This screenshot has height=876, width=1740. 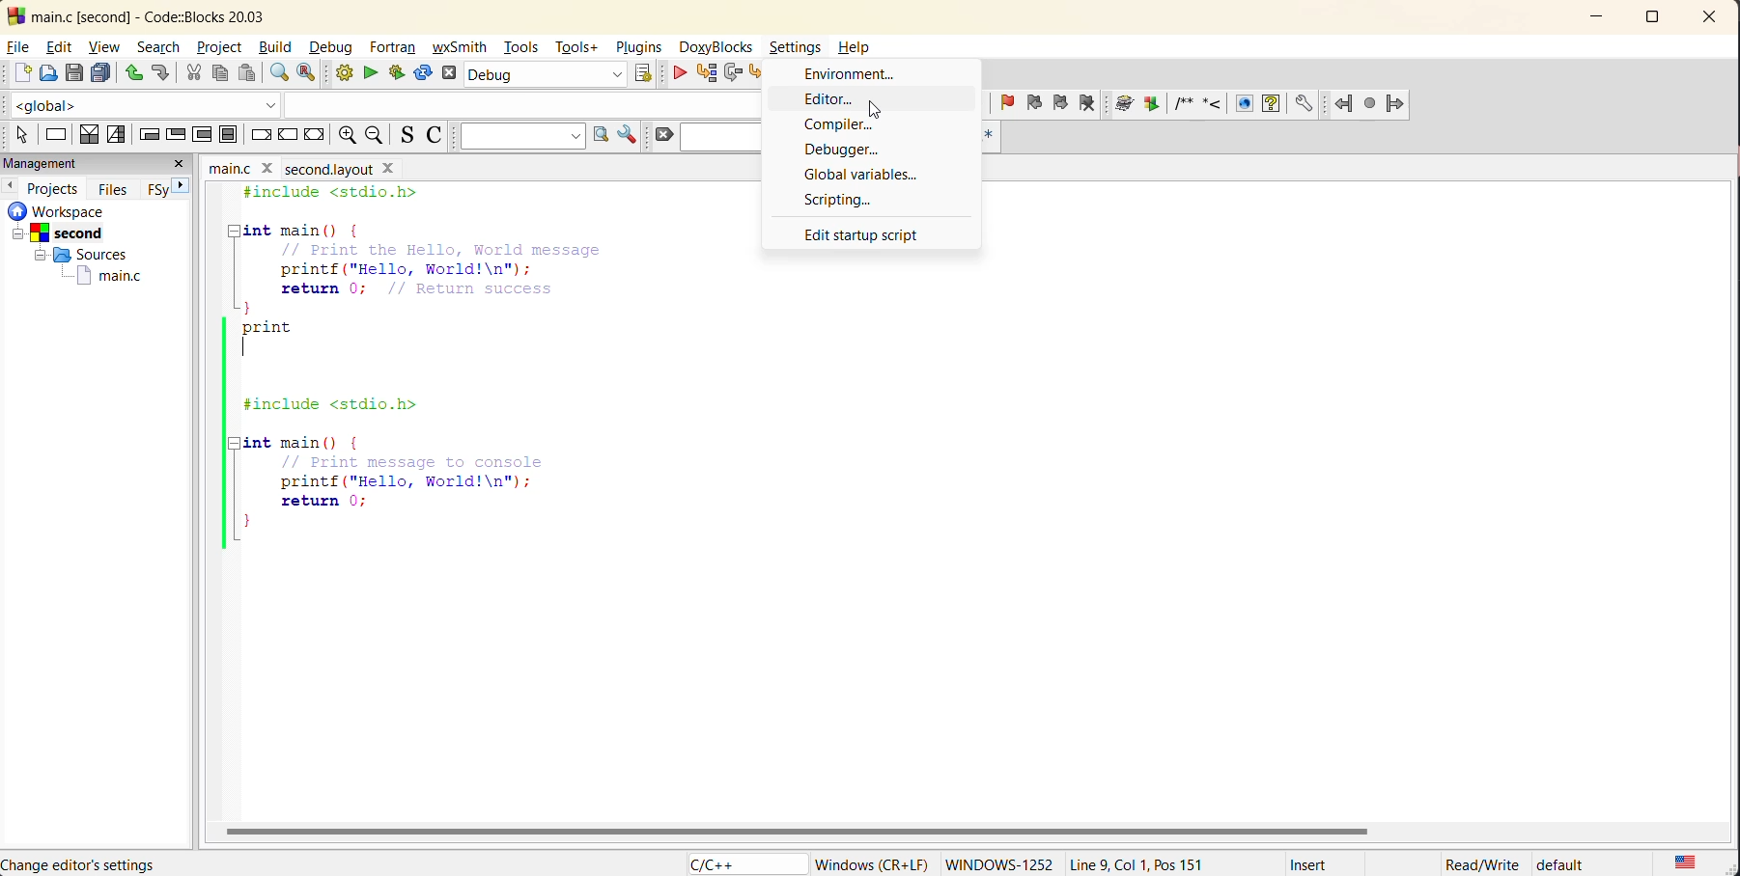 I want to click on tools, so click(x=523, y=49).